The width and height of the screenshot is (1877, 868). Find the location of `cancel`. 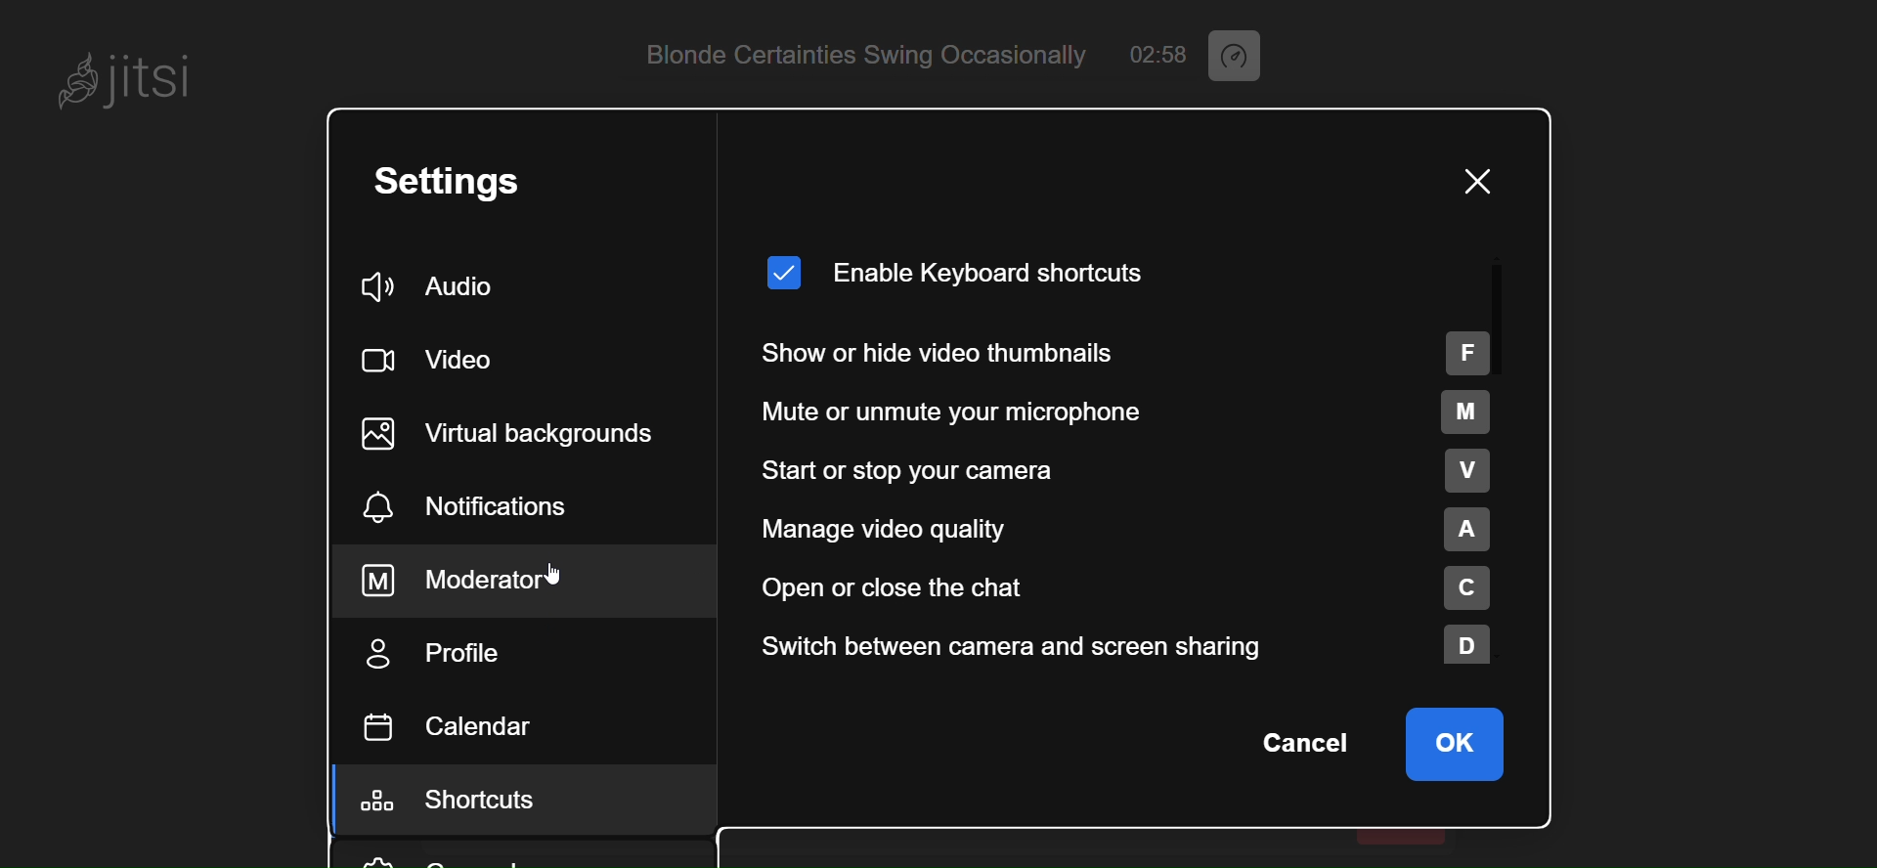

cancel is located at coordinates (1302, 744).